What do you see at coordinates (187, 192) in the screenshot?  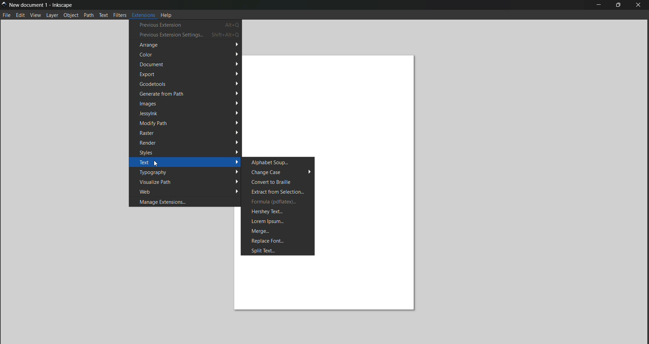 I see `web` at bounding box center [187, 192].